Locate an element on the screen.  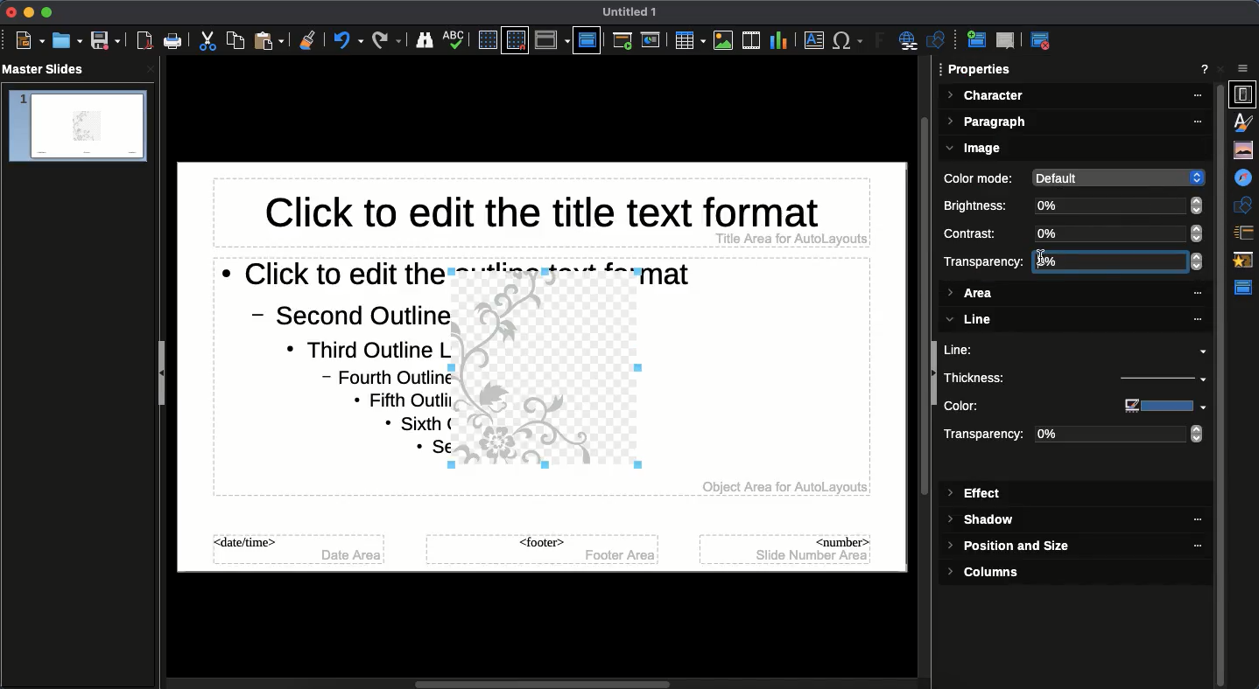
Properties is located at coordinates (1242, 94).